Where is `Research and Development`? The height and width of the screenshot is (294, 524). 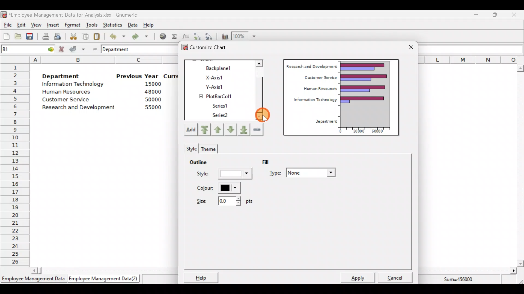
Research and Development is located at coordinates (81, 108).